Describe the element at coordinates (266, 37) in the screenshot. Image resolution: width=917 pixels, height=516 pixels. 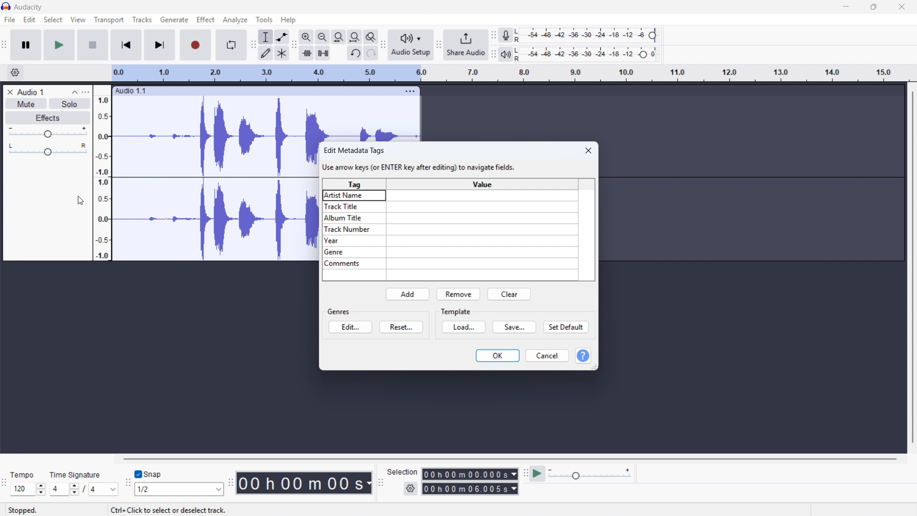
I see `selection tool` at that location.